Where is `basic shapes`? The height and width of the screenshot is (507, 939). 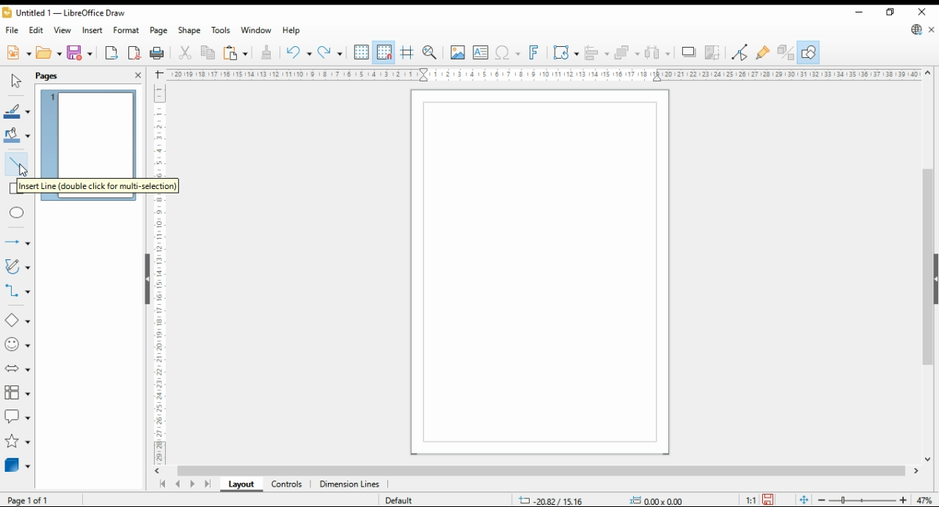 basic shapes is located at coordinates (16, 320).